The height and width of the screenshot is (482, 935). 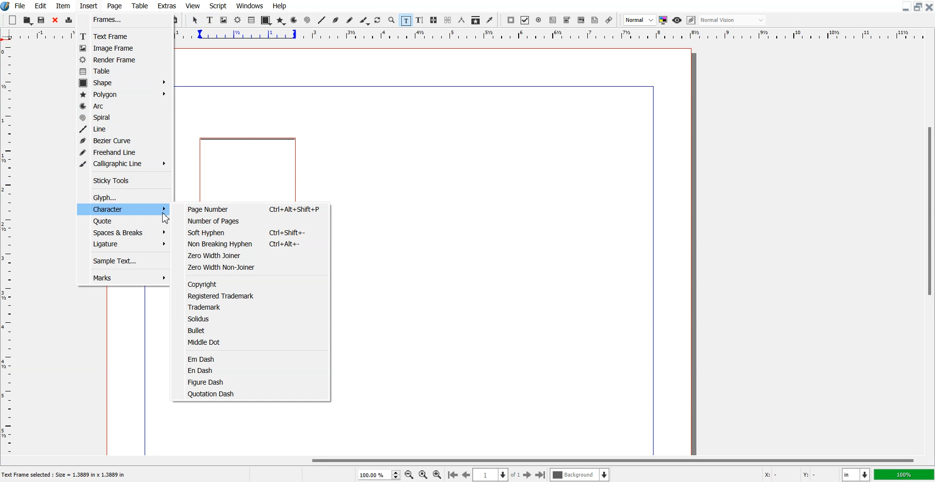 I want to click on New, so click(x=13, y=20).